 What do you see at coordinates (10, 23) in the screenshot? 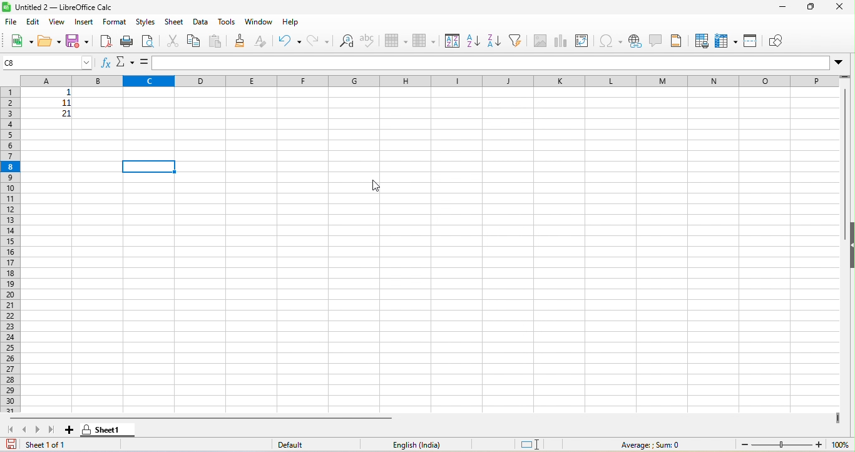
I see `file` at bounding box center [10, 23].